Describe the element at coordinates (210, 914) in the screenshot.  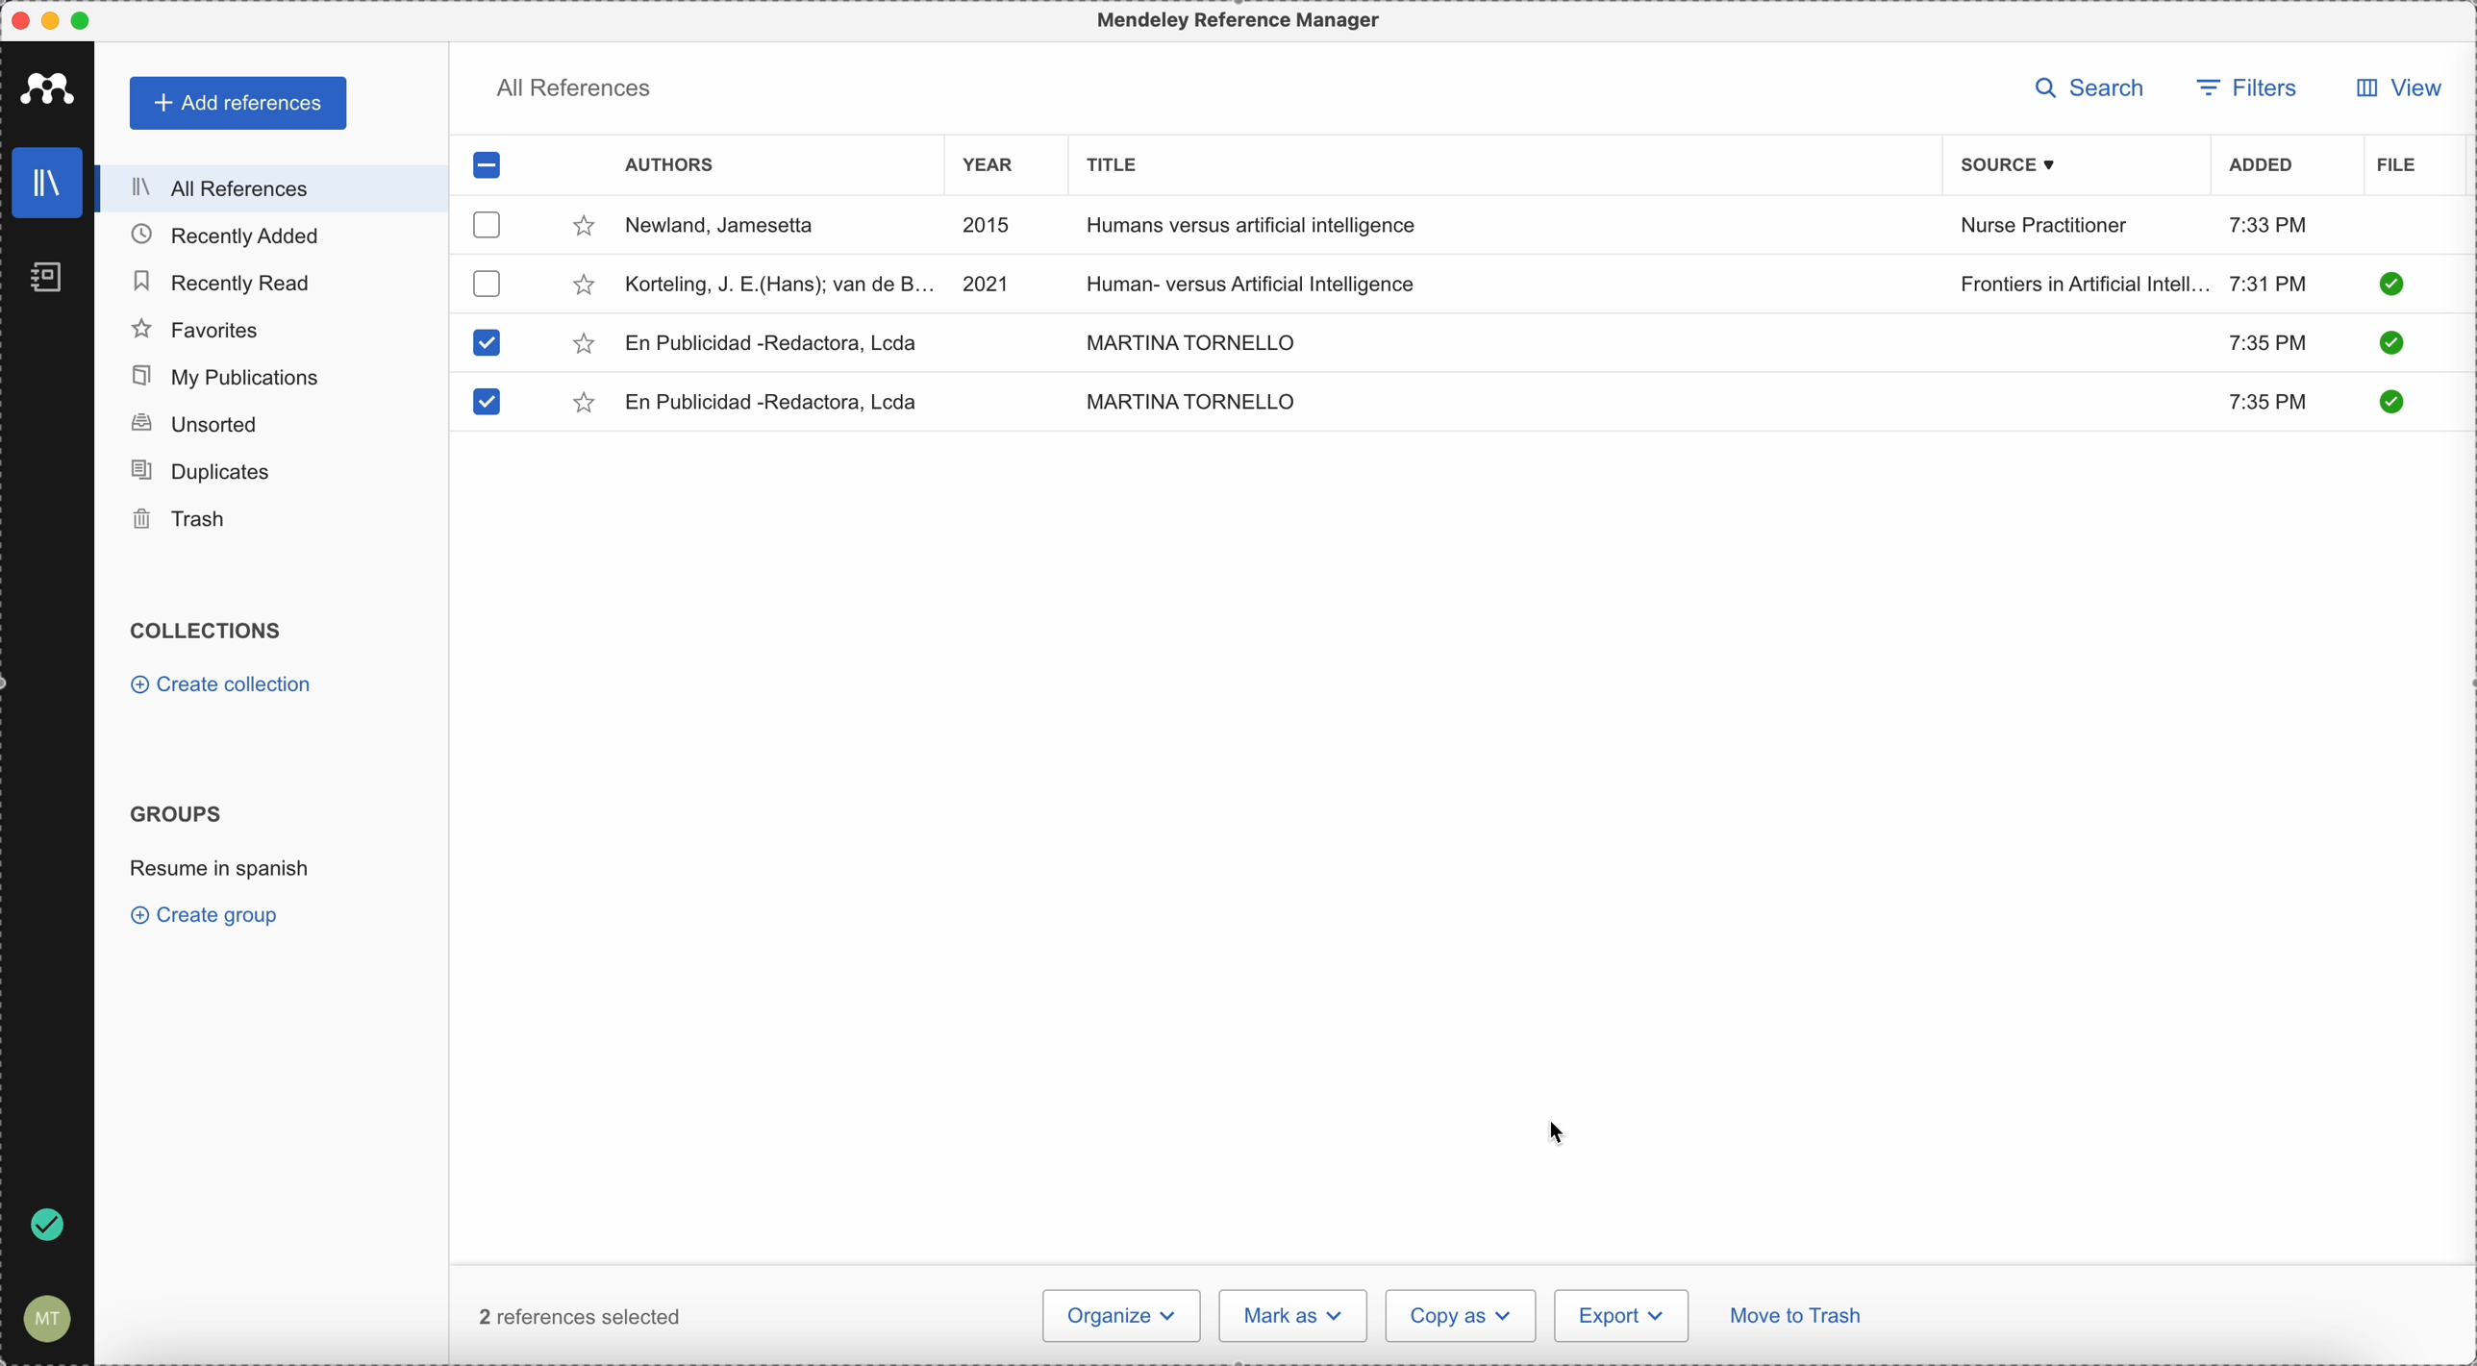
I see `create group` at that location.